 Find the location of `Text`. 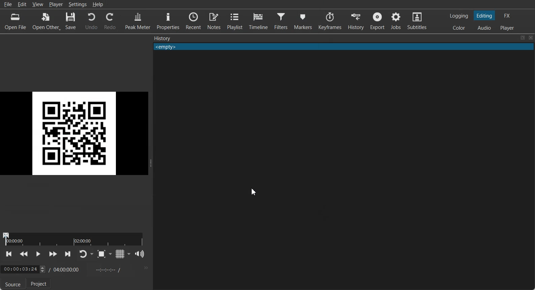

Text is located at coordinates (344, 47).